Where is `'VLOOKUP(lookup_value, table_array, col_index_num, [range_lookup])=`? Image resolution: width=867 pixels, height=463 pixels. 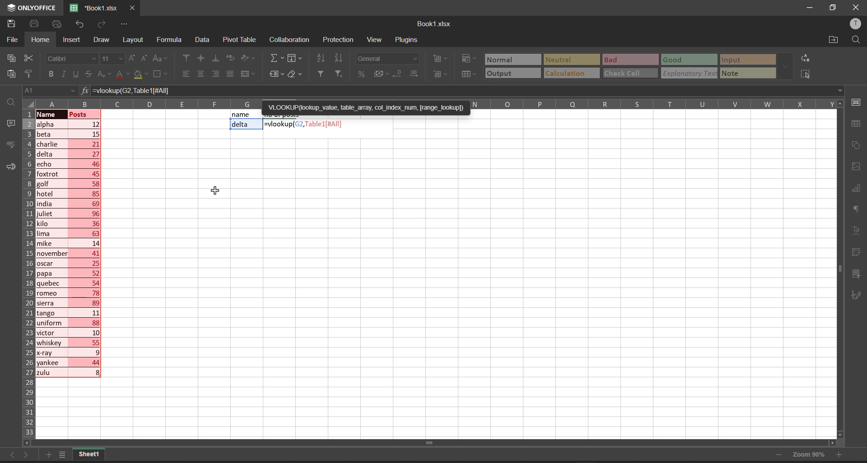 'VLOOKUP(lookup_value, table_array, col_index_num, [range_lookup])= is located at coordinates (365, 109).